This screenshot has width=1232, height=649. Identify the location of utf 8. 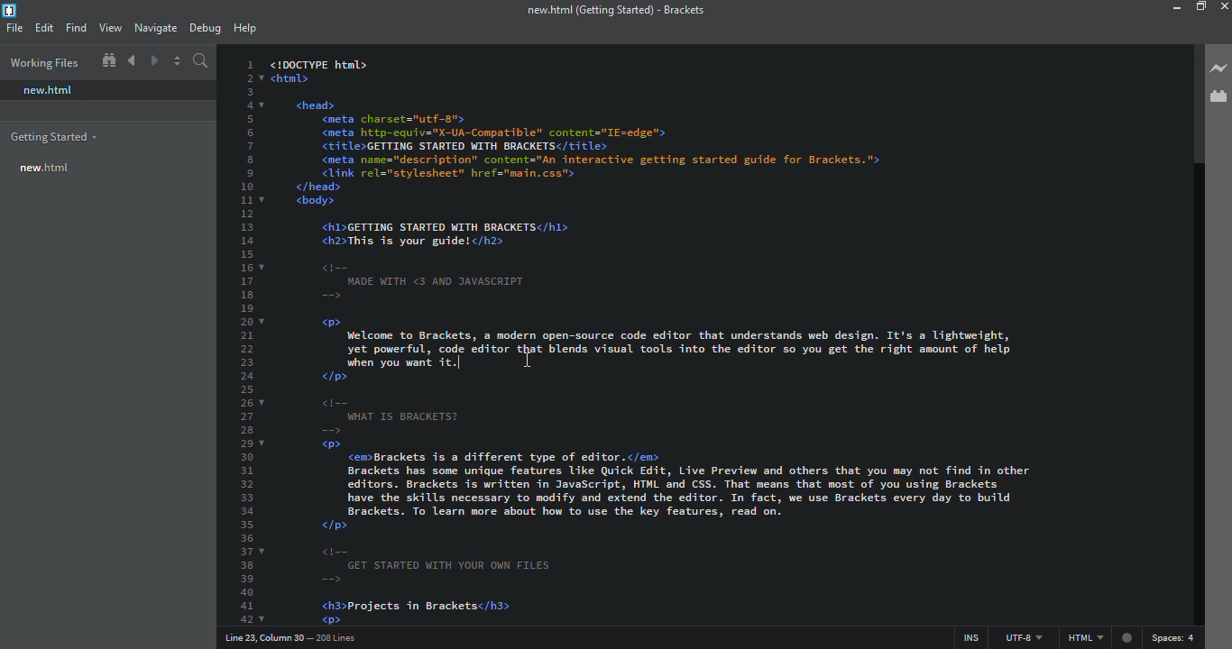
(1026, 637).